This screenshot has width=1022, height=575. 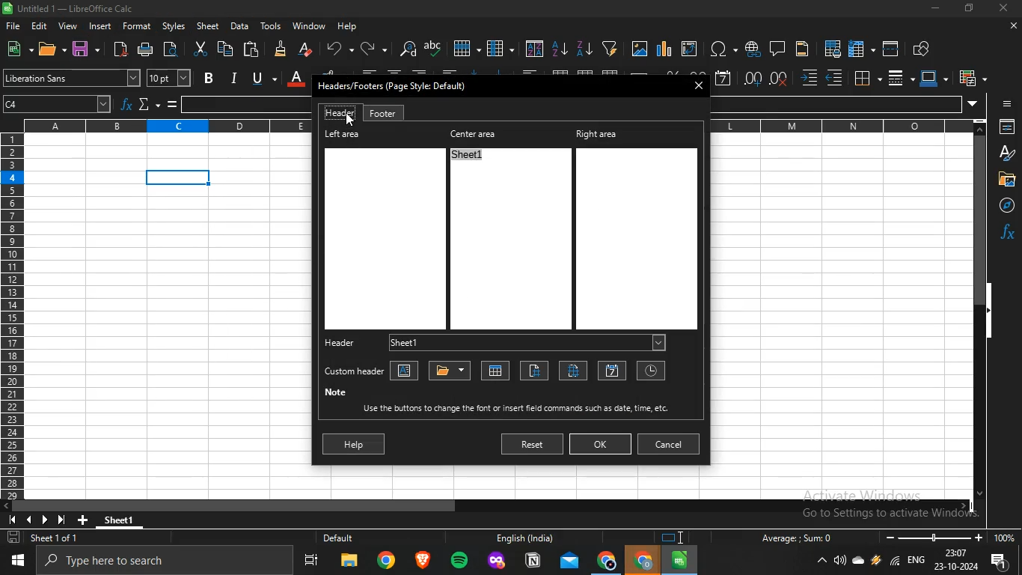 What do you see at coordinates (600, 445) in the screenshot?
I see `ok` at bounding box center [600, 445].